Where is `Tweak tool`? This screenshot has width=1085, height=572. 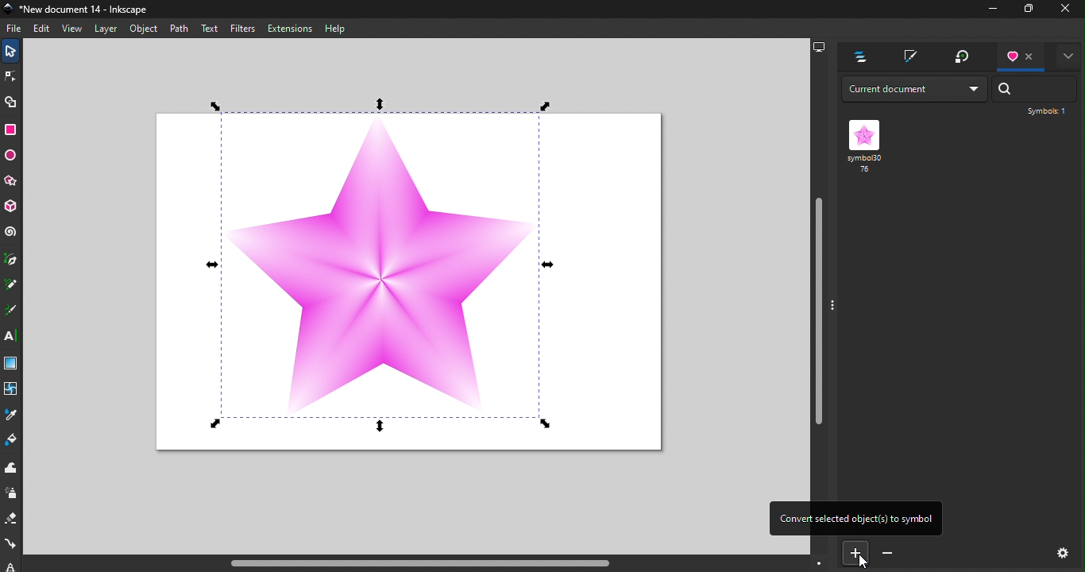 Tweak tool is located at coordinates (14, 466).